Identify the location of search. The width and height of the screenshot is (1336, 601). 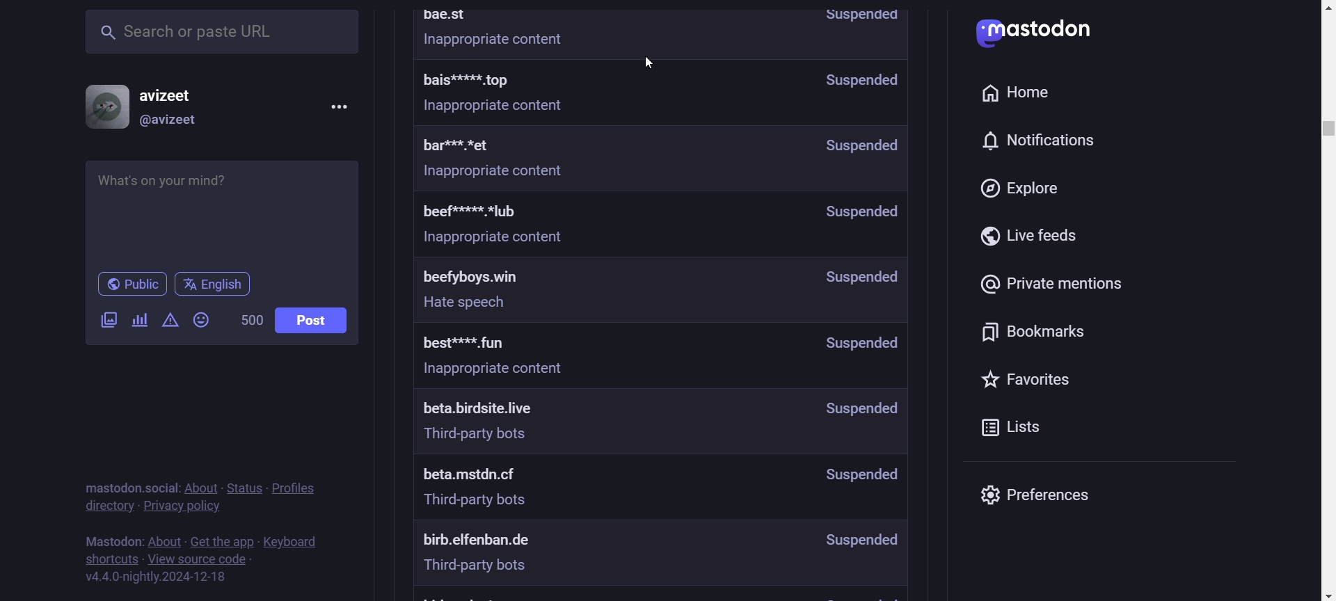
(222, 34).